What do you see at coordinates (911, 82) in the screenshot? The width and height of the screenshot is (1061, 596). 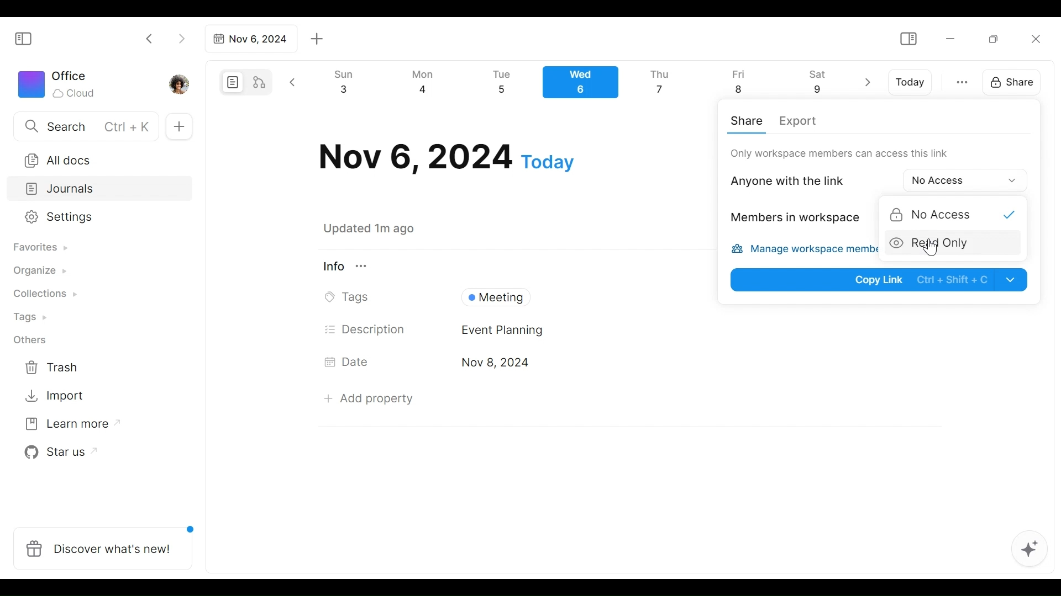 I see `Today` at bounding box center [911, 82].